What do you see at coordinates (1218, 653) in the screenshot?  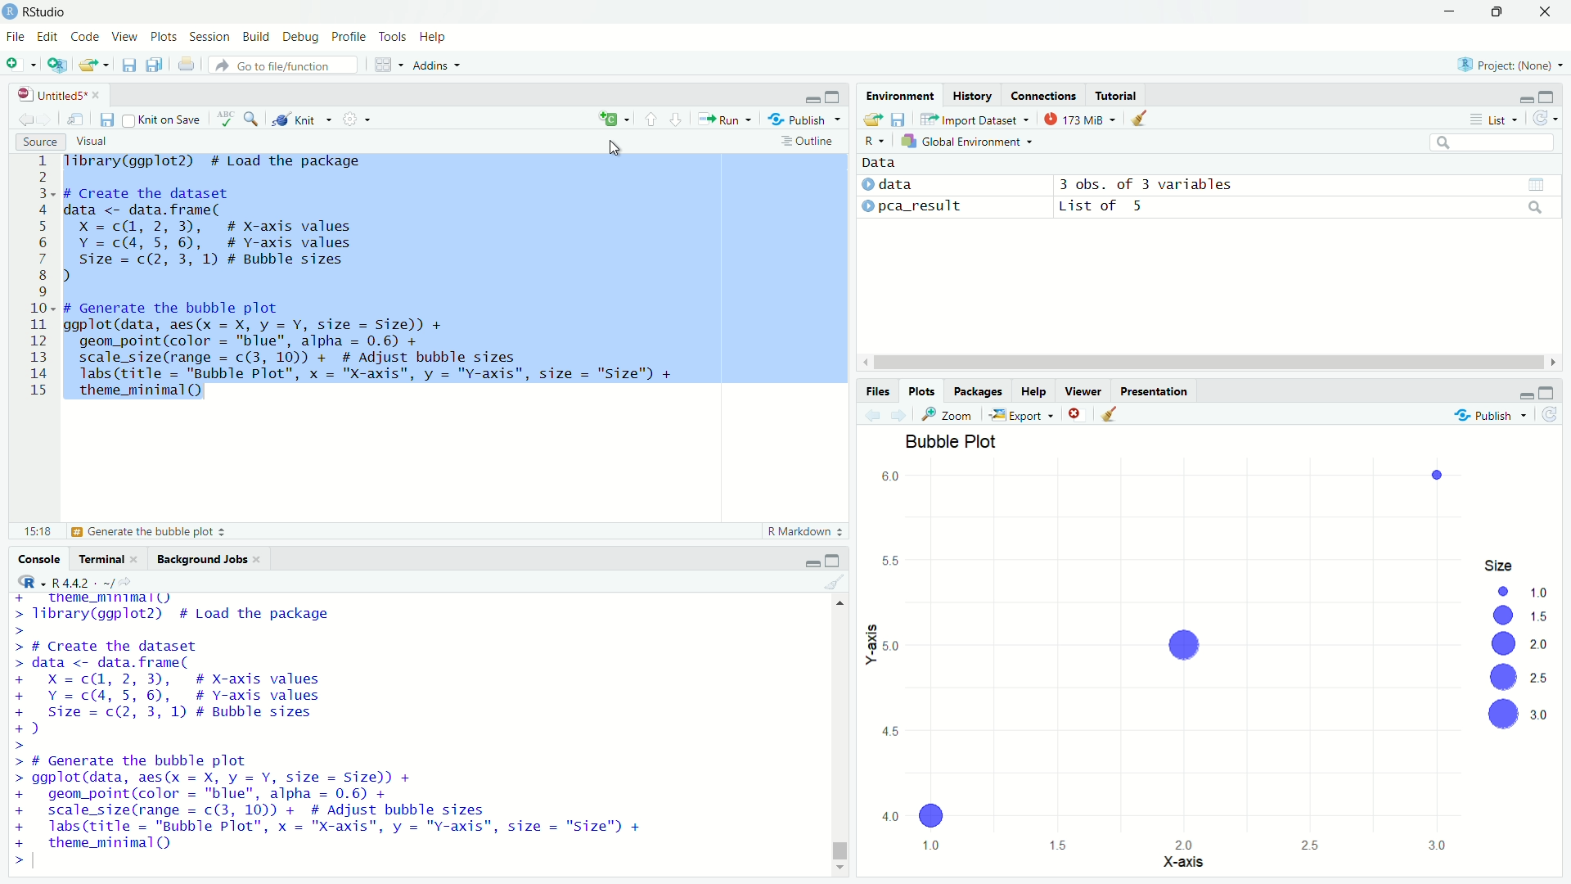 I see ` bubble plot` at bounding box center [1218, 653].